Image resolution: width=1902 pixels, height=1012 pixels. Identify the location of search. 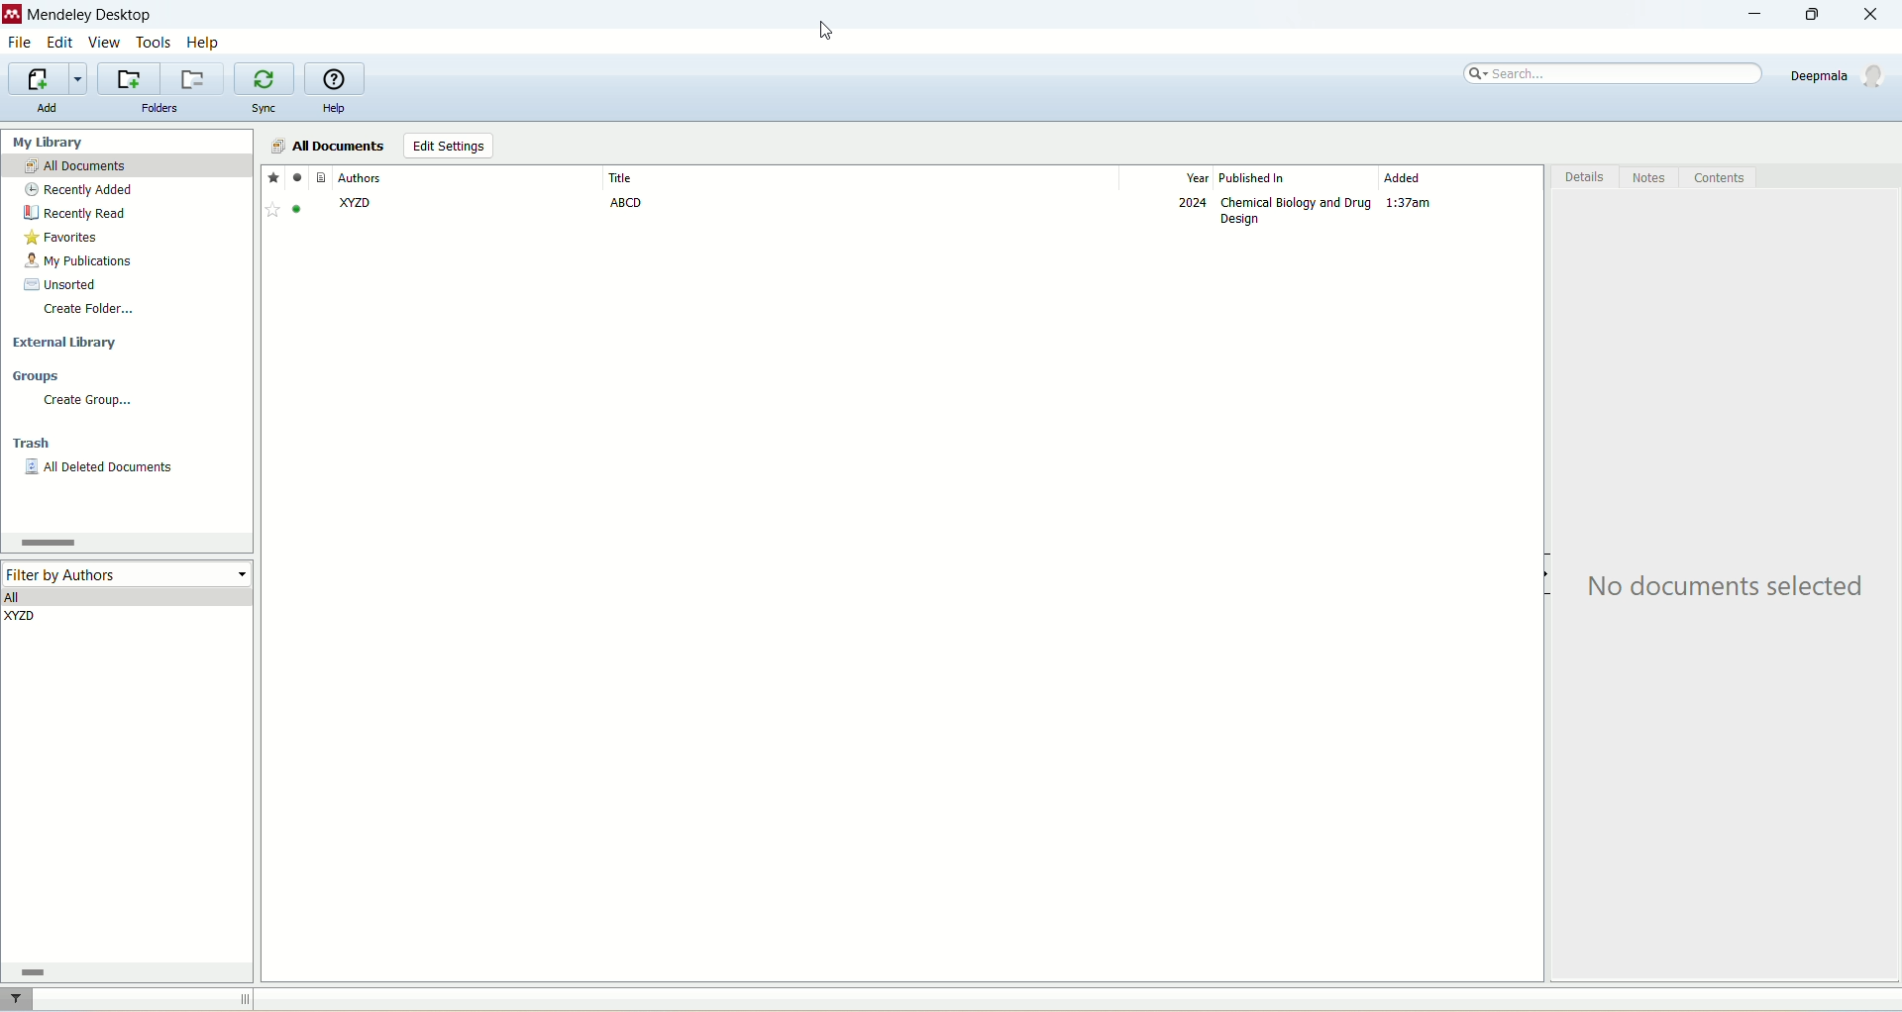
(1615, 74).